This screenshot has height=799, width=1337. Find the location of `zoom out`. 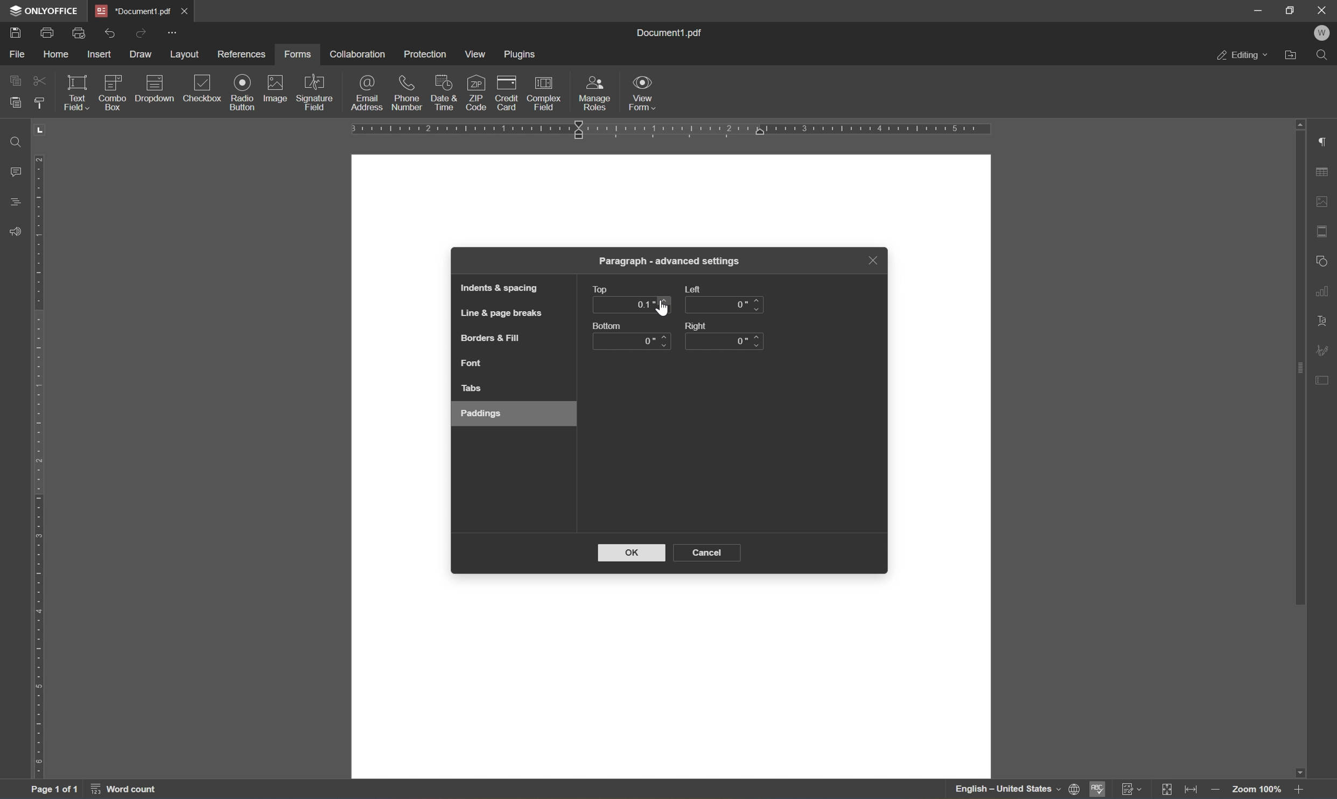

zoom out is located at coordinates (1219, 790).